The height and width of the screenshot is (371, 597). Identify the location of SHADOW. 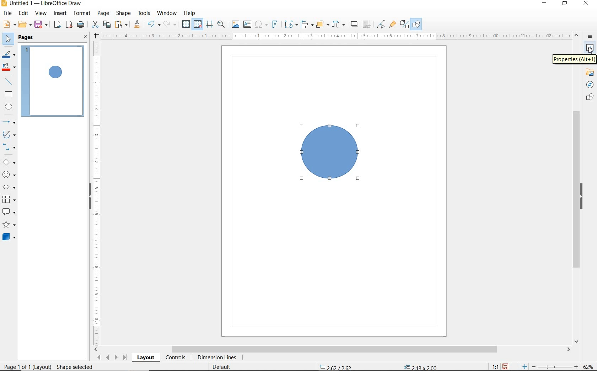
(354, 24).